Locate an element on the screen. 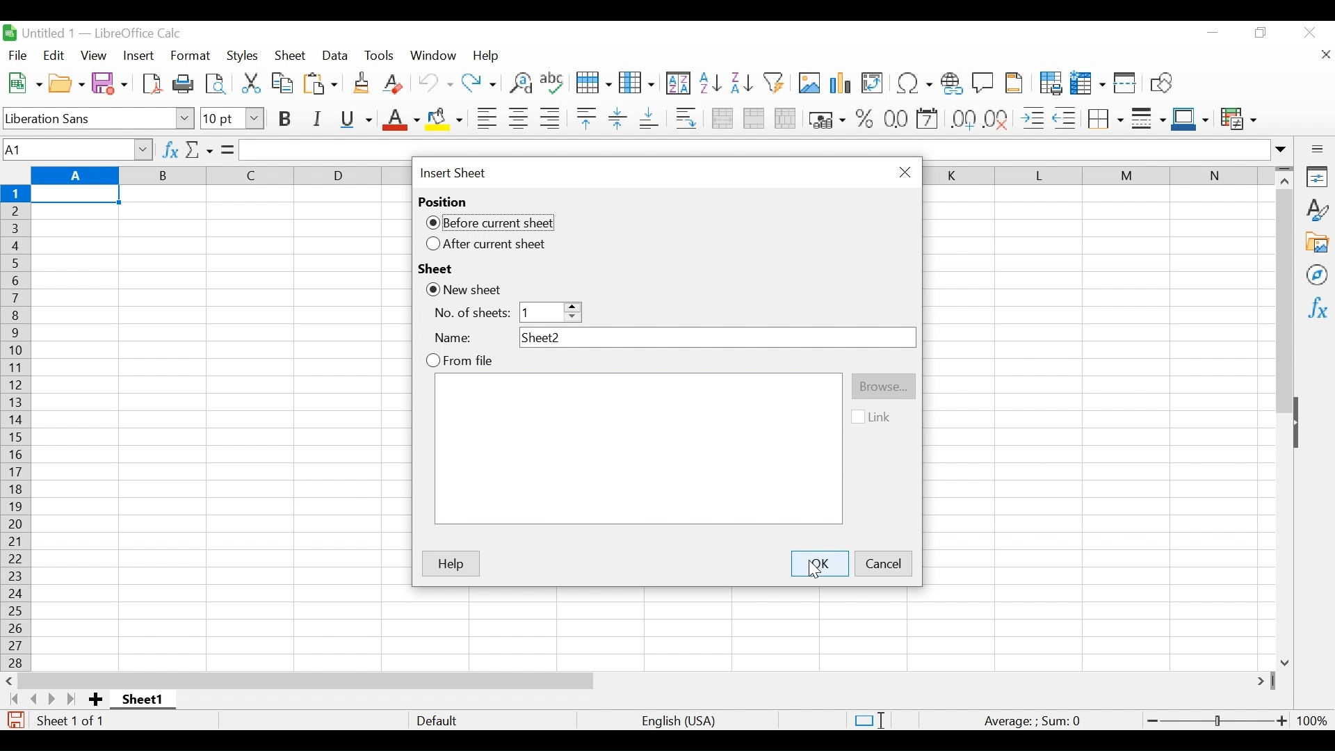 The height and width of the screenshot is (751, 1335). Zoom Slider is located at coordinates (1215, 718).